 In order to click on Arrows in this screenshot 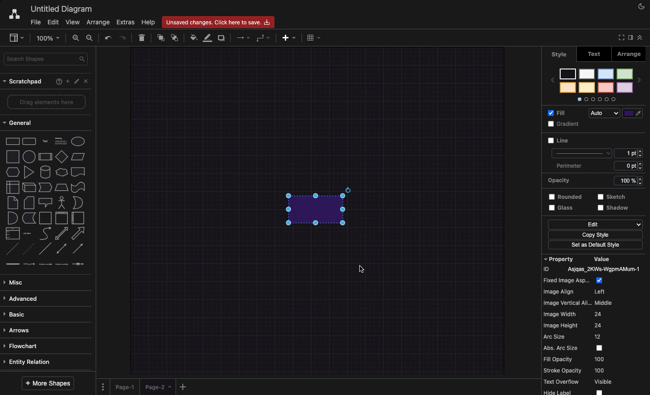, I will do `click(19, 329)`.